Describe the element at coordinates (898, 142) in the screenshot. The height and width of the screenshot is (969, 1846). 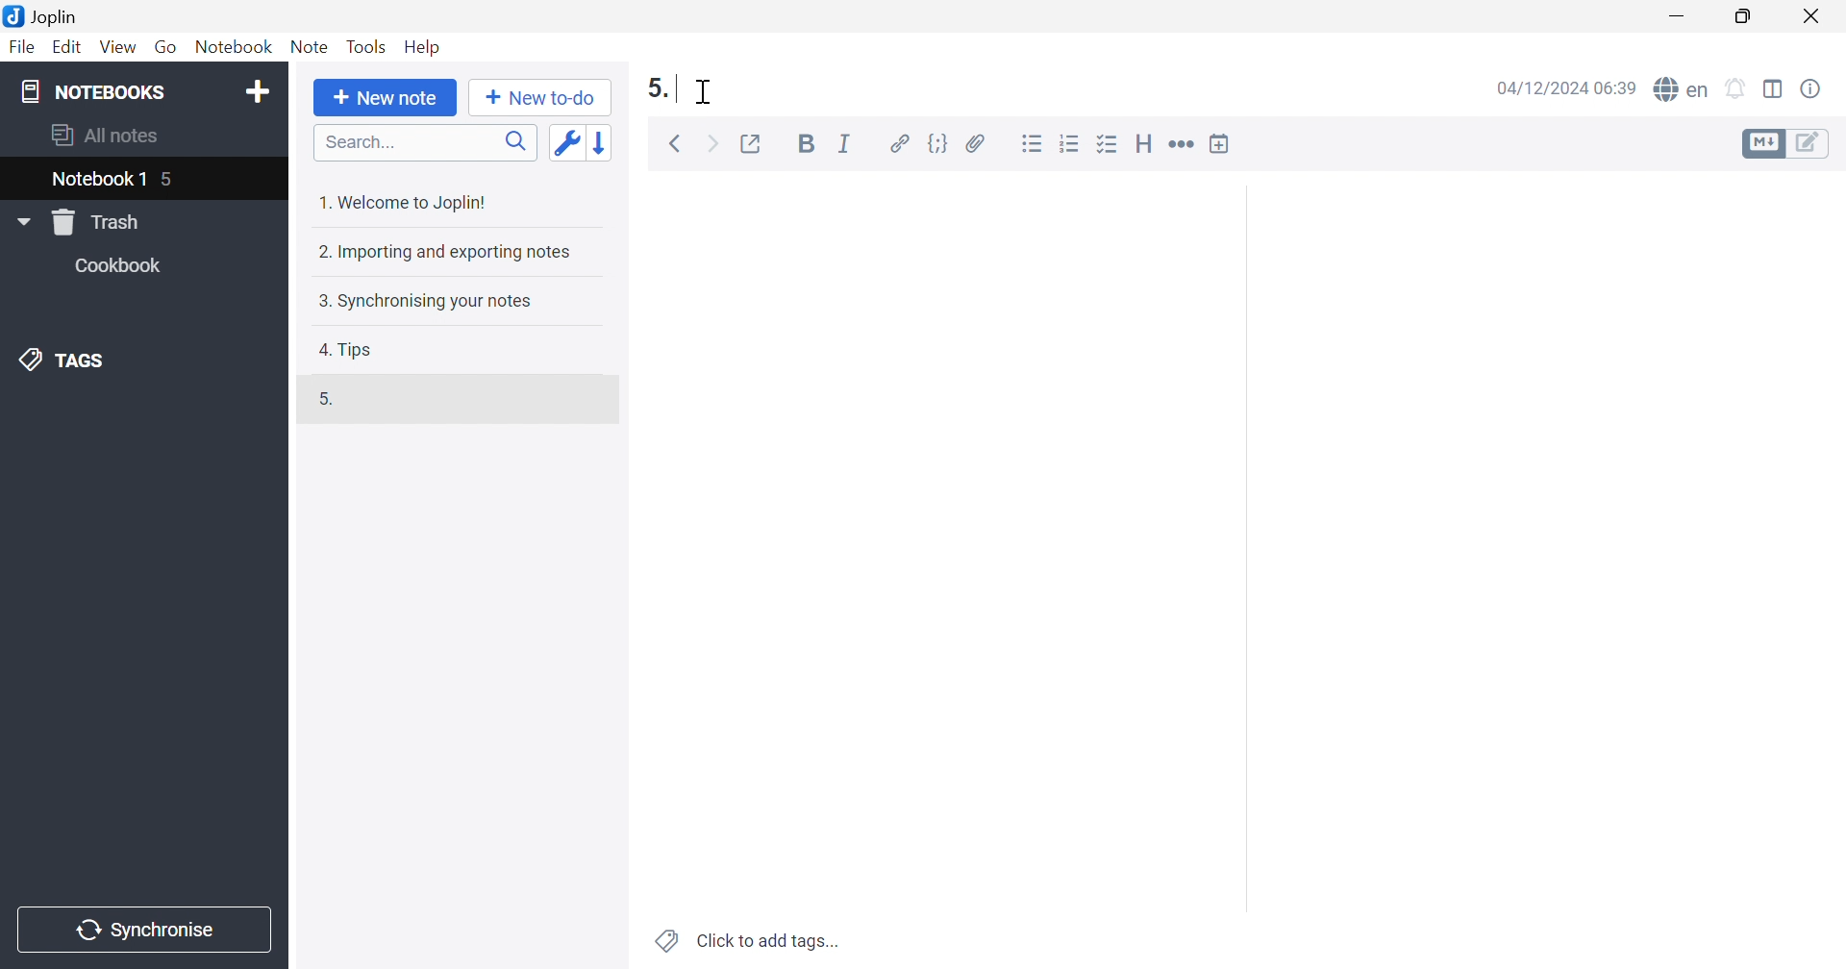
I see `Hyperlink` at that location.